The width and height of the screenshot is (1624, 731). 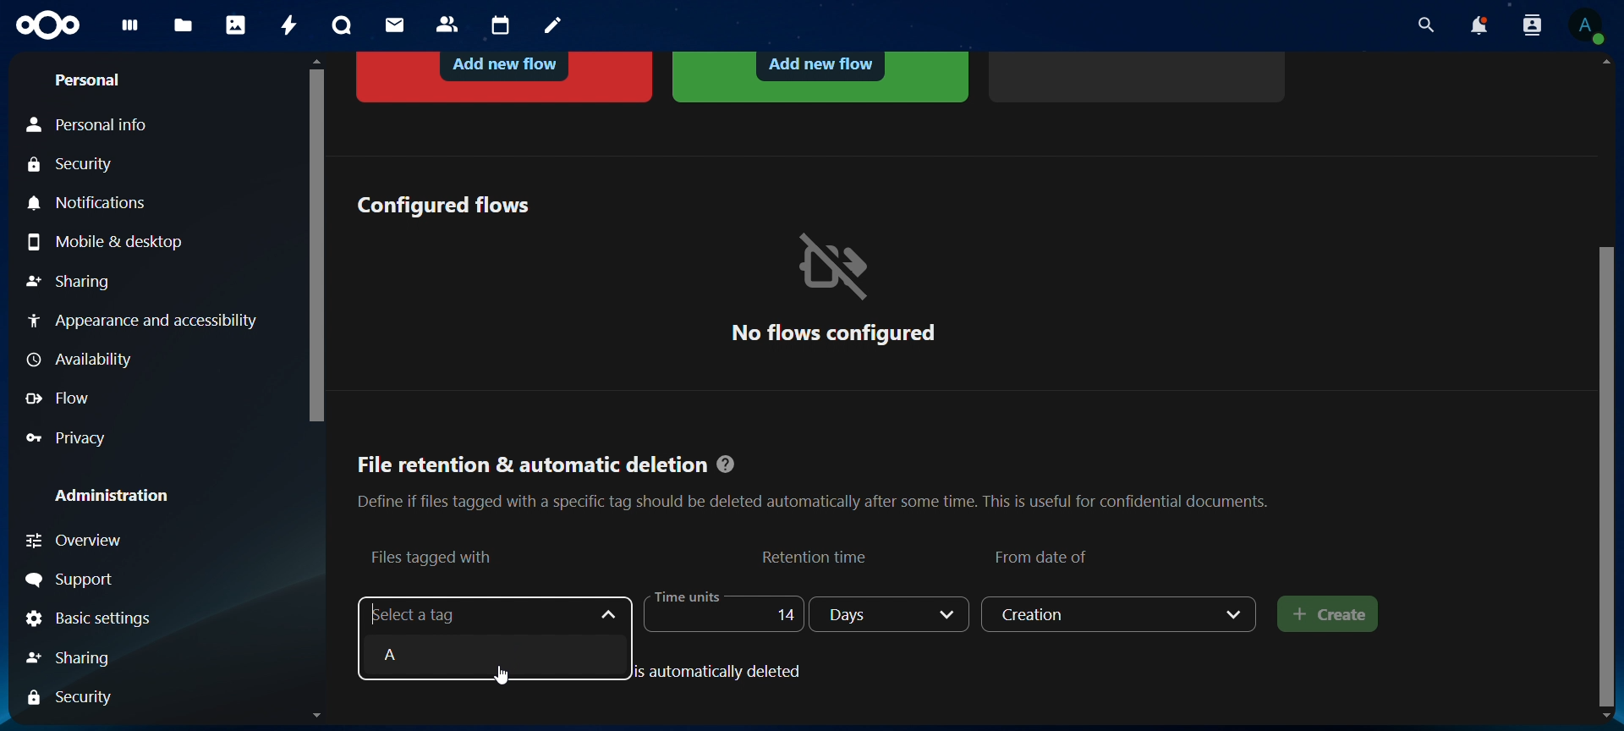 What do you see at coordinates (1045, 554) in the screenshot?
I see `from date of` at bounding box center [1045, 554].